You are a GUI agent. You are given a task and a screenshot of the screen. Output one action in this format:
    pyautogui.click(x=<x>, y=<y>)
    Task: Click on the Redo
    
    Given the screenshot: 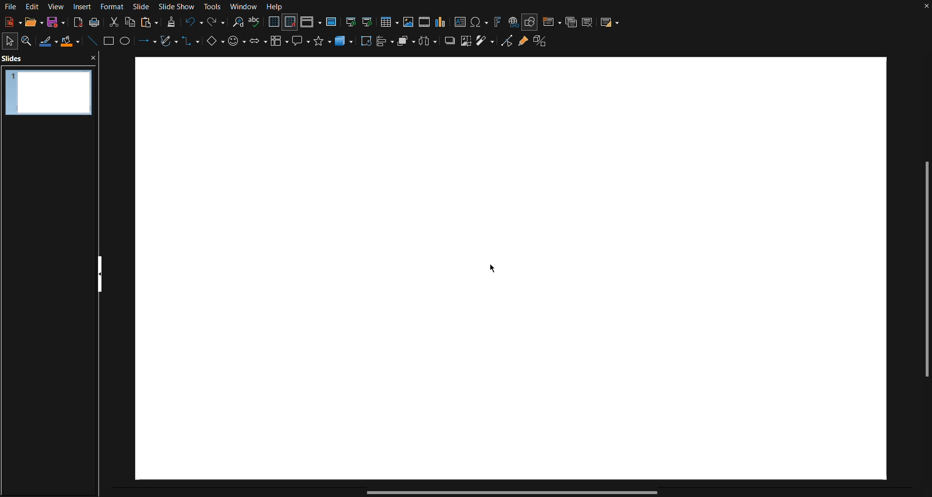 What is the action you would take?
    pyautogui.click(x=215, y=22)
    